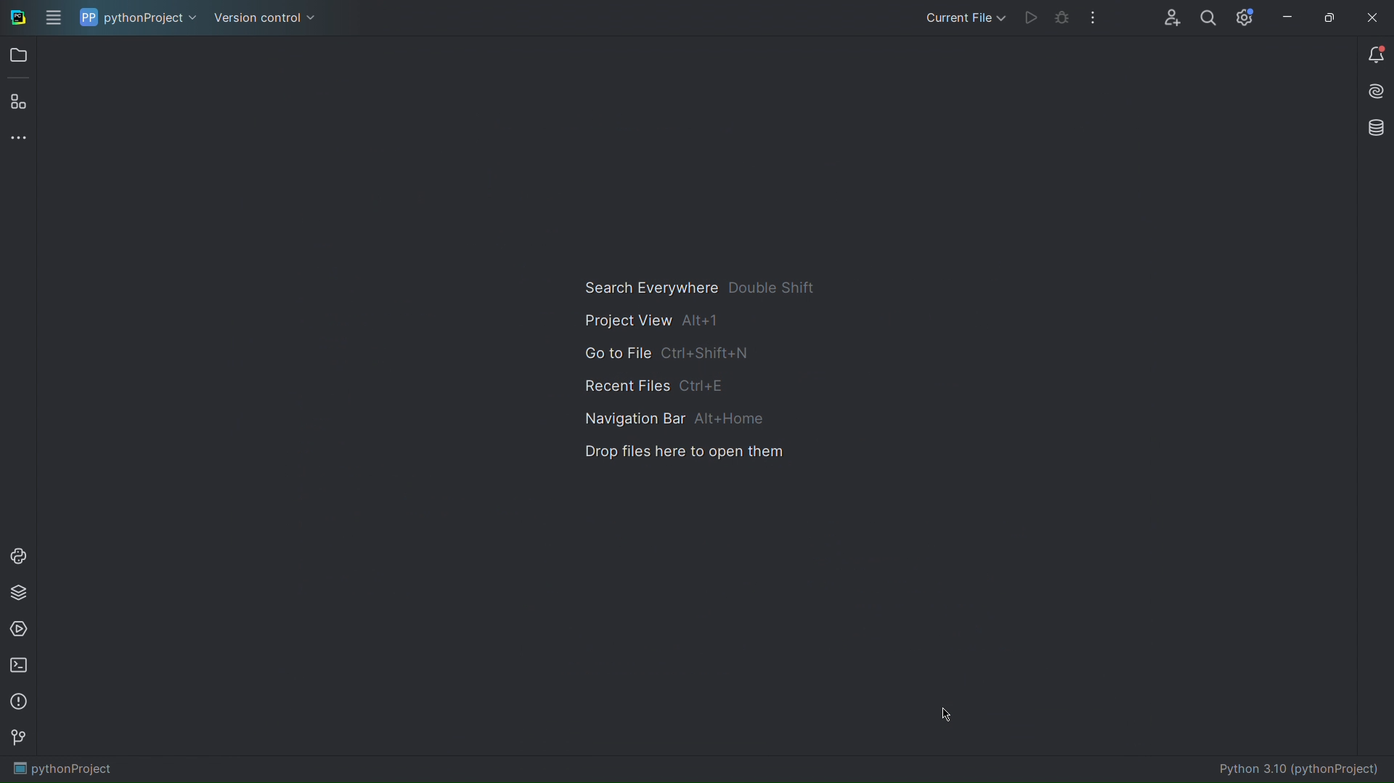  I want to click on Version Control, so click(266, 16).